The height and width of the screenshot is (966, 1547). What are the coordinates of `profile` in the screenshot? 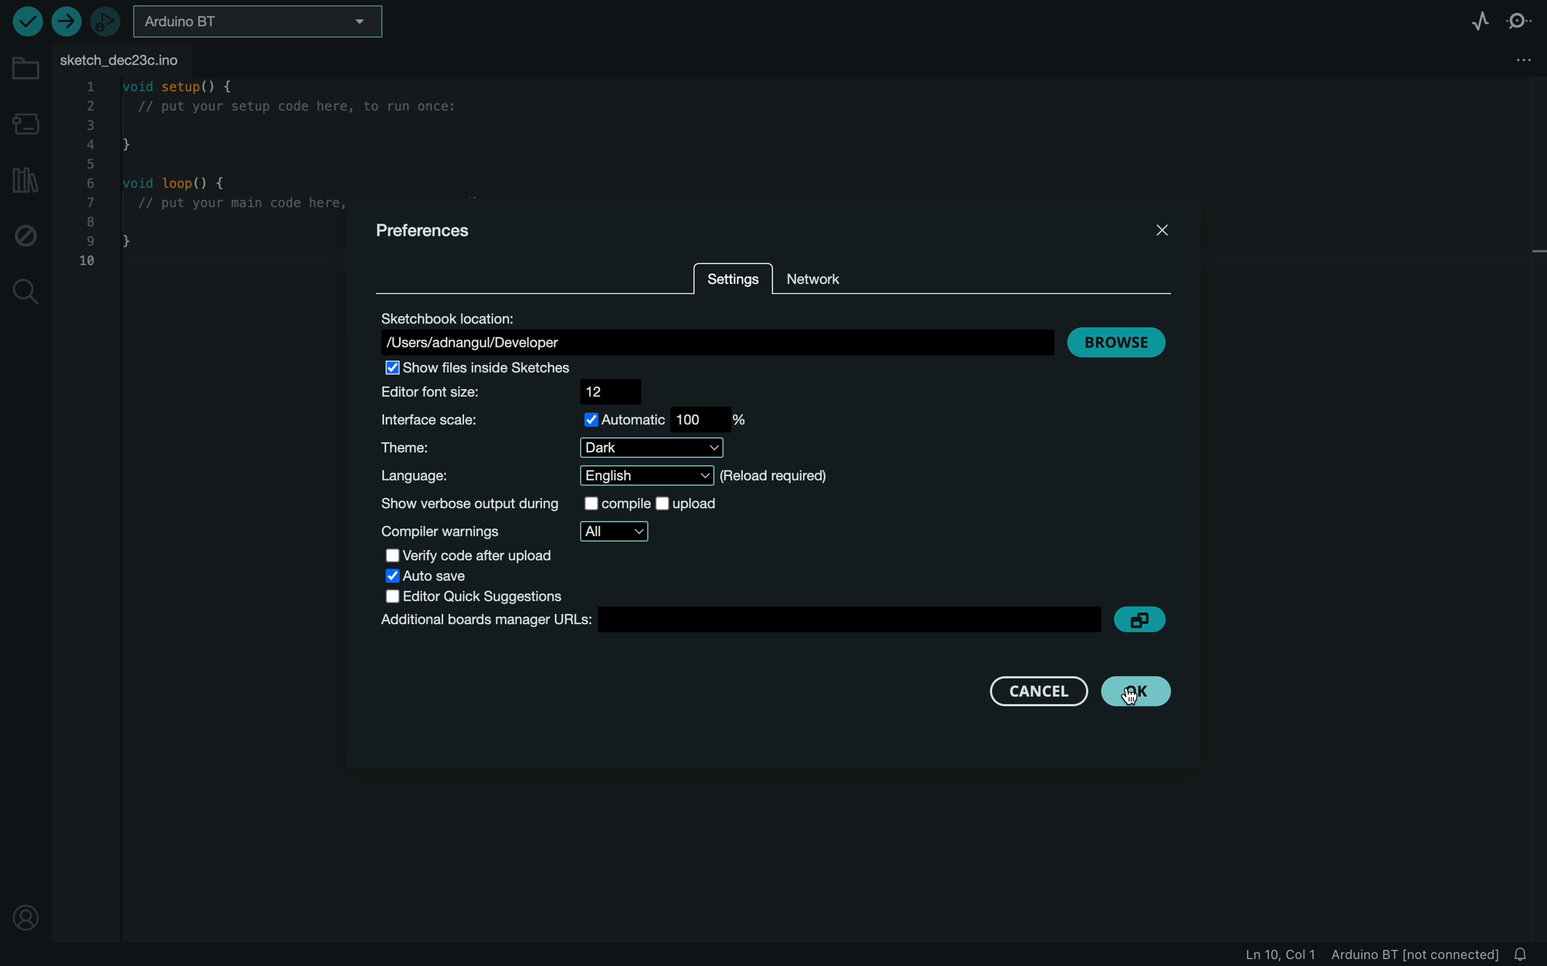 It's located at (24, 908).